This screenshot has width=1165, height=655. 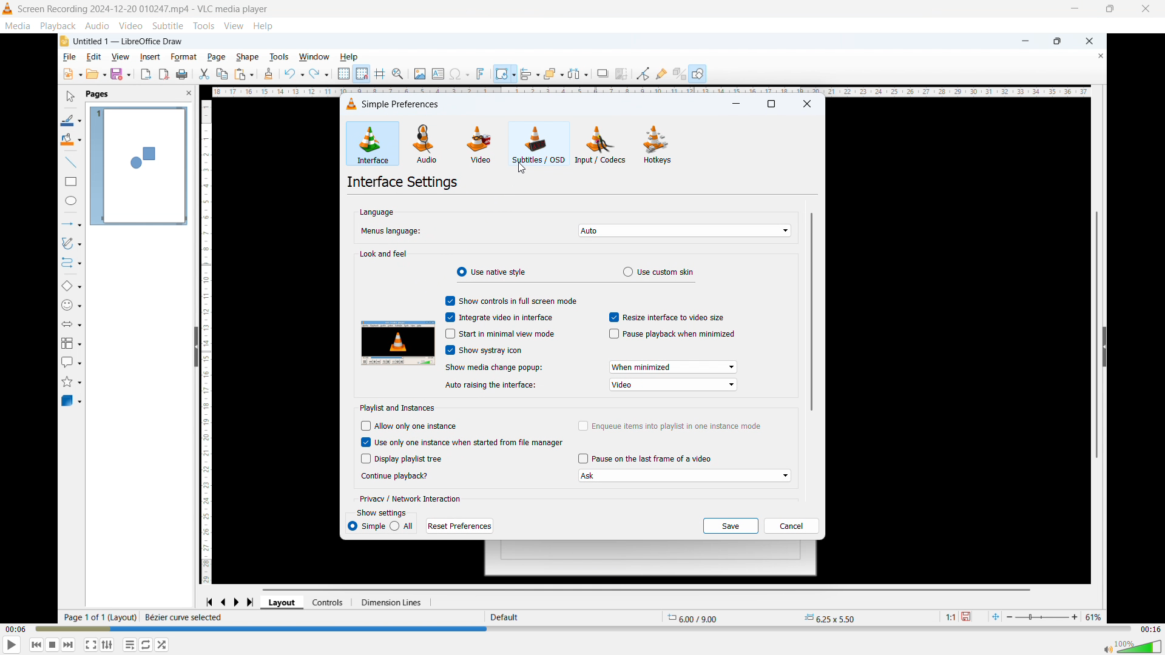 What do you see at coordinates (144, 10) in the screenshot?
I see `Screen Recording 2024-12-20 010247.mp4 - VLC media player` at bounding box center [144, 10].